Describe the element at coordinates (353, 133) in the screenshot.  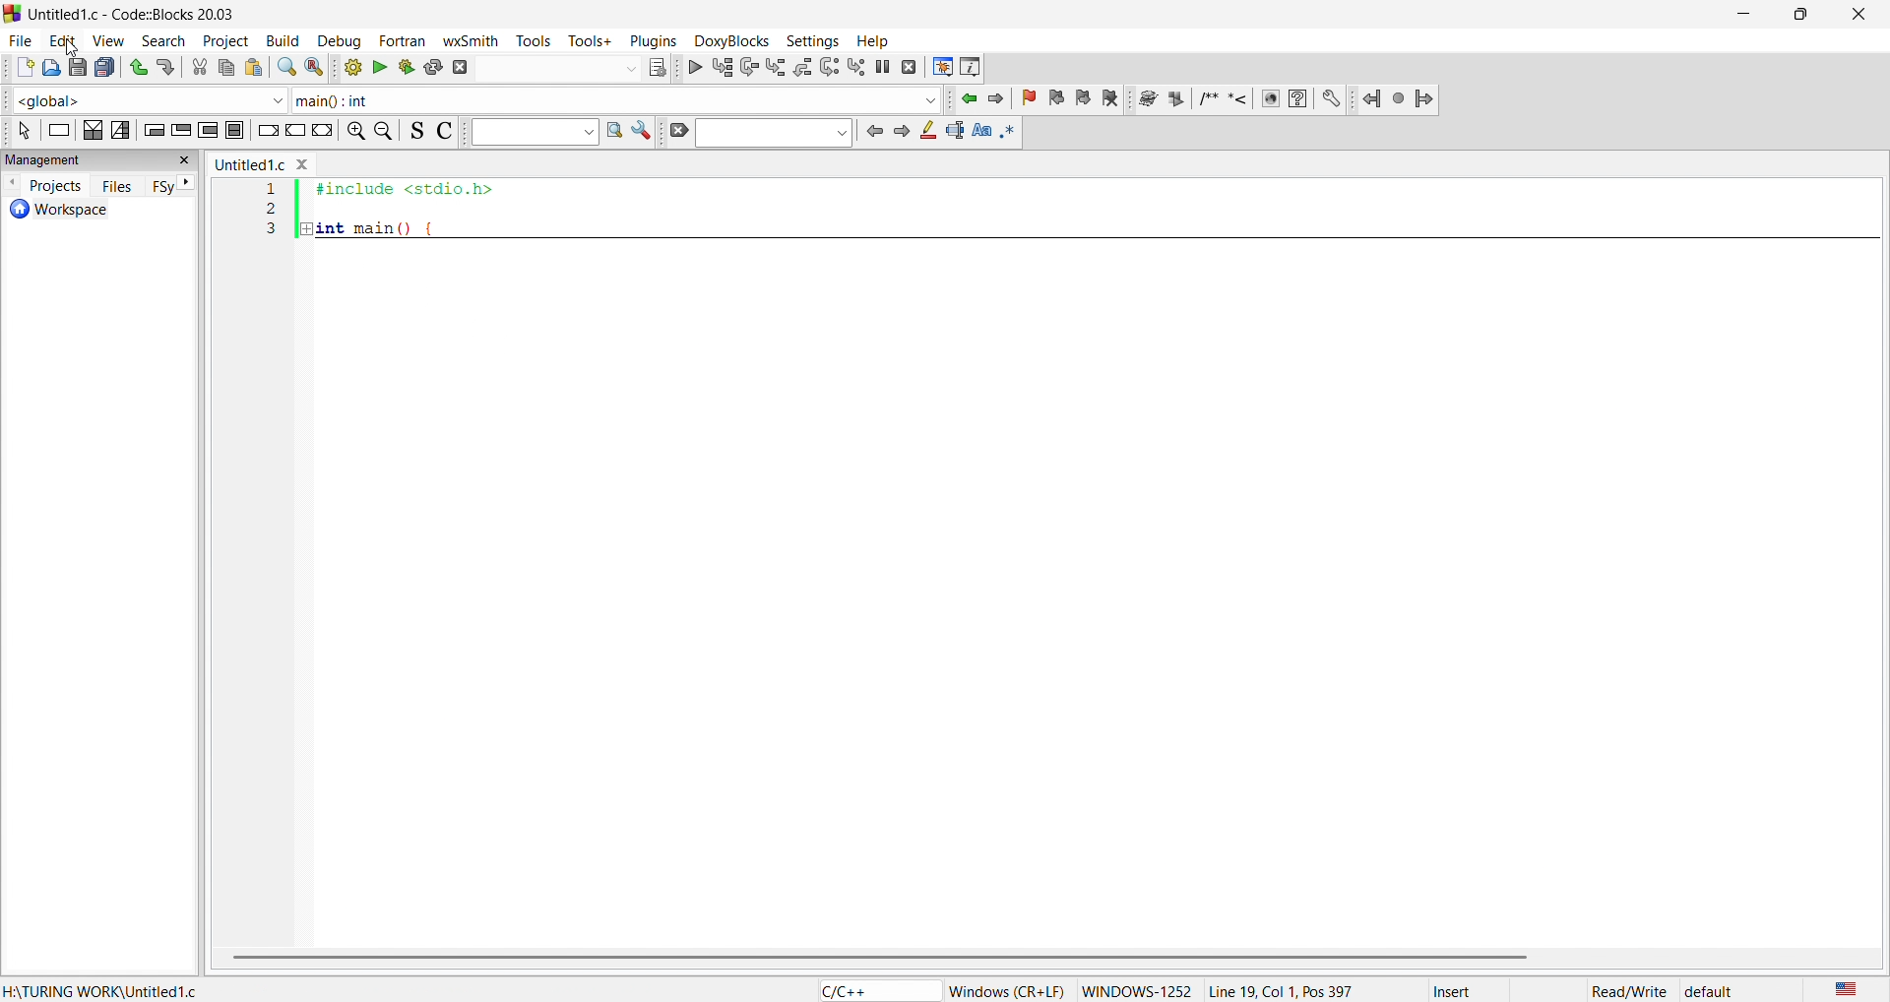
I see `zoom in ` at that location.